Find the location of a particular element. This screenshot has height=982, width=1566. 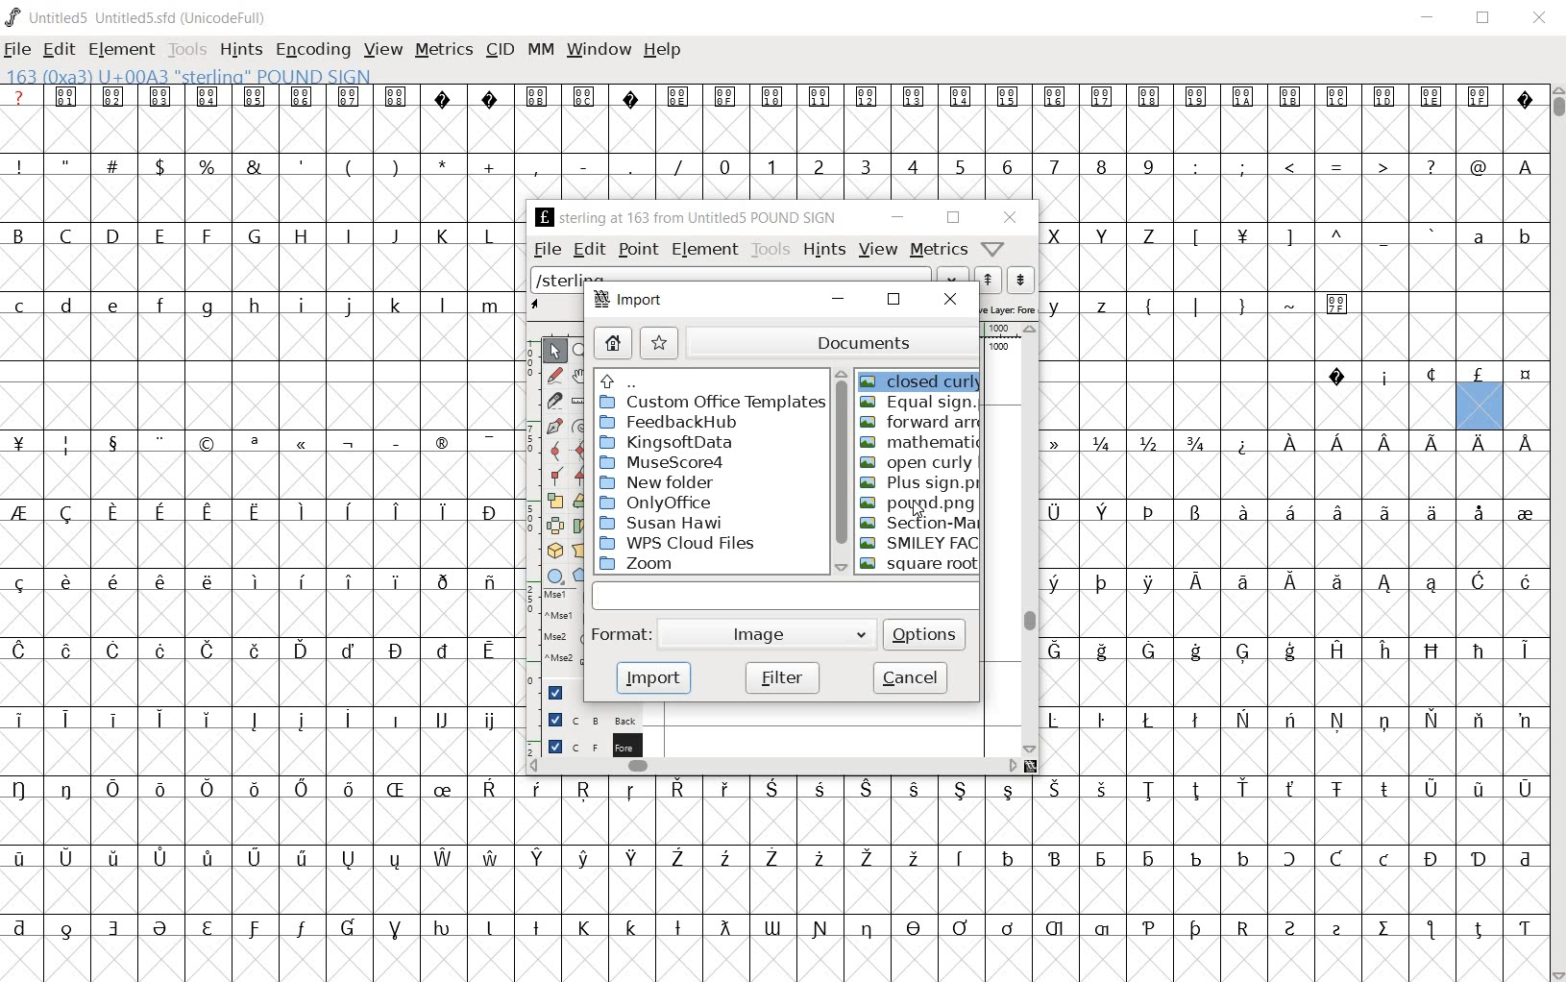

Symbol is located at coordinates (679, 791).